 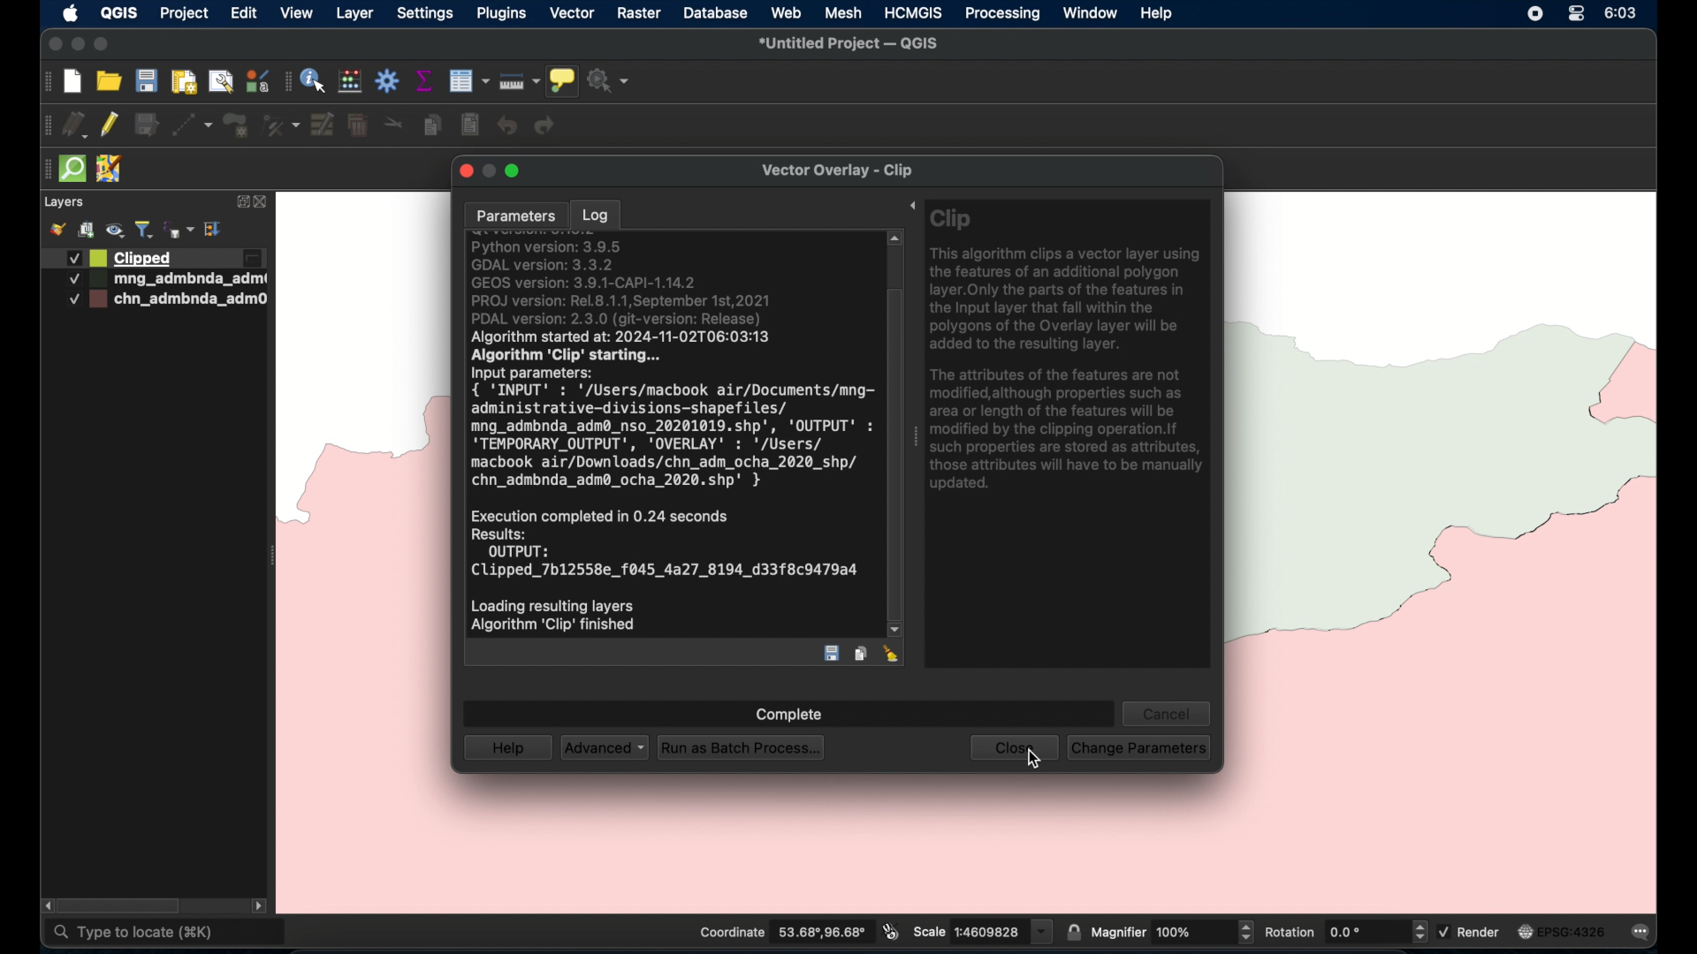 I want to click on attributes toolbar, so click(x=286, y=82).